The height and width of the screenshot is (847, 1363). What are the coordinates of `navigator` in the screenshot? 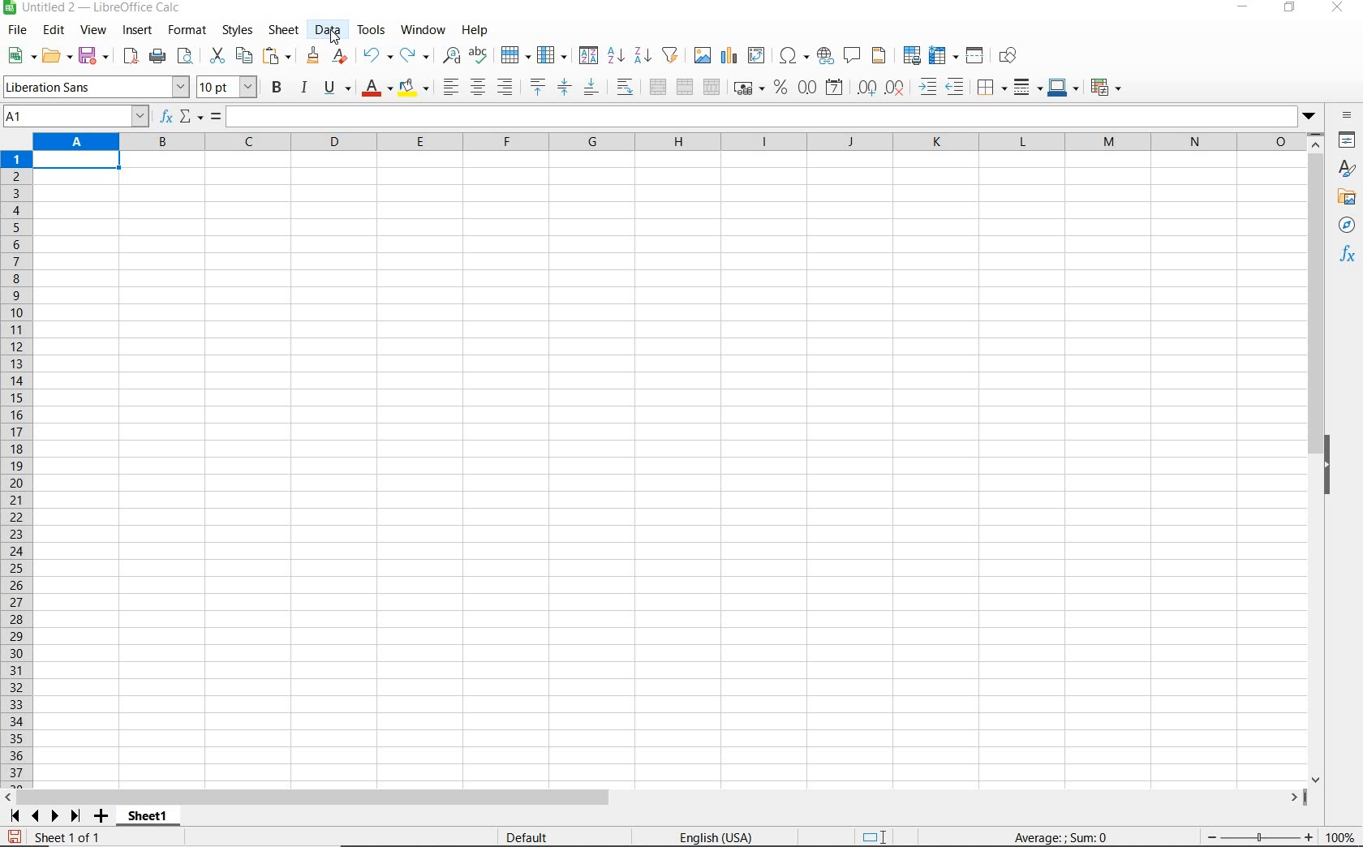 It's located at (1347, 225).